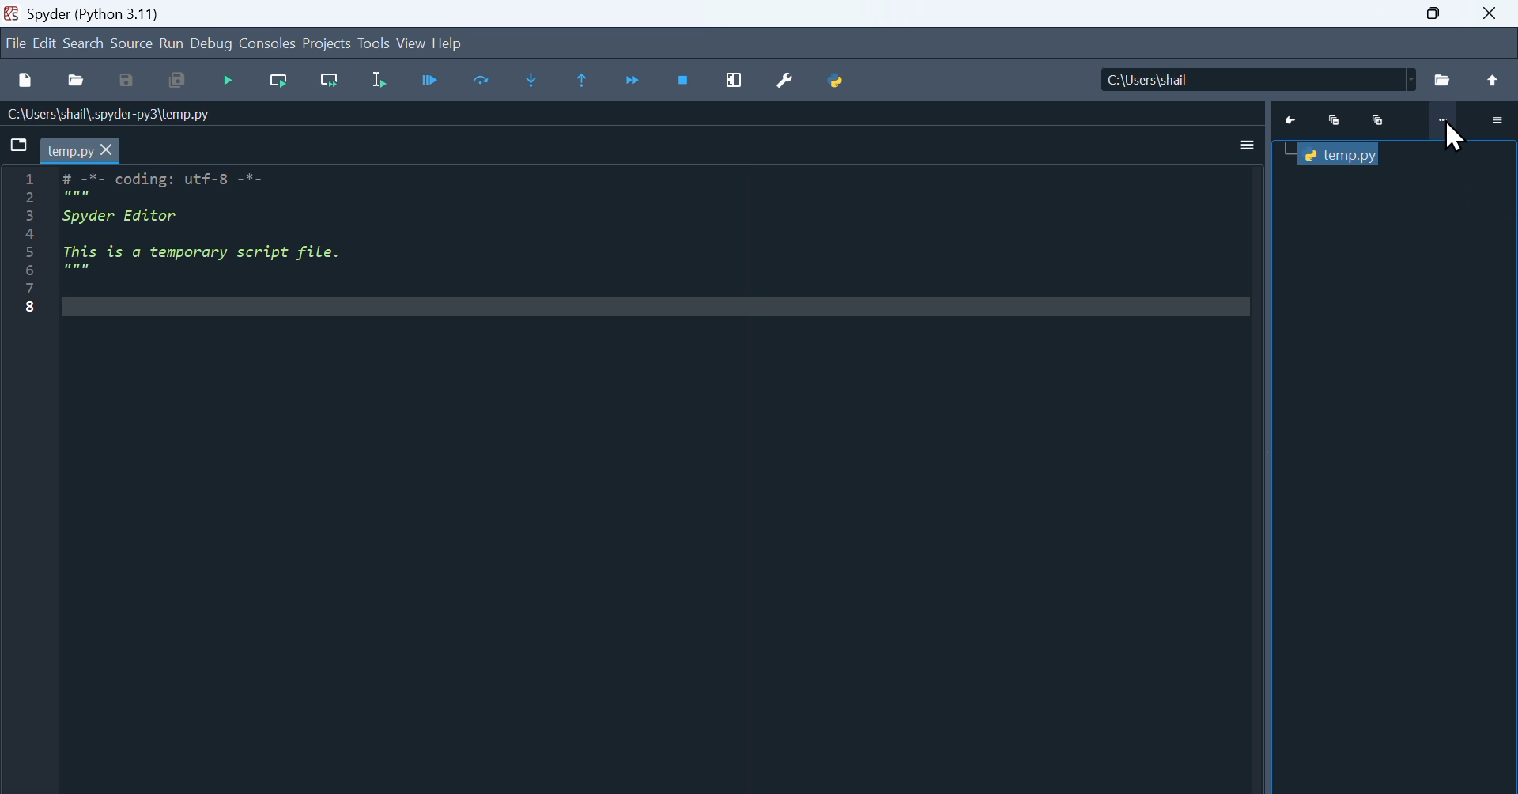  I want to click on cursor, so click(109, 150).